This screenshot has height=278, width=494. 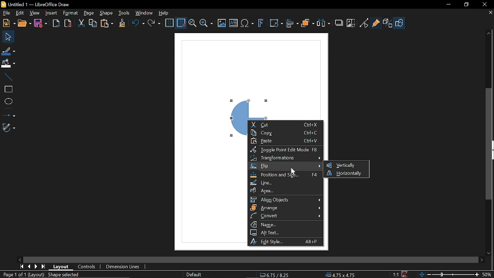 I want to click on Insert image, so click(x=222, y=23).